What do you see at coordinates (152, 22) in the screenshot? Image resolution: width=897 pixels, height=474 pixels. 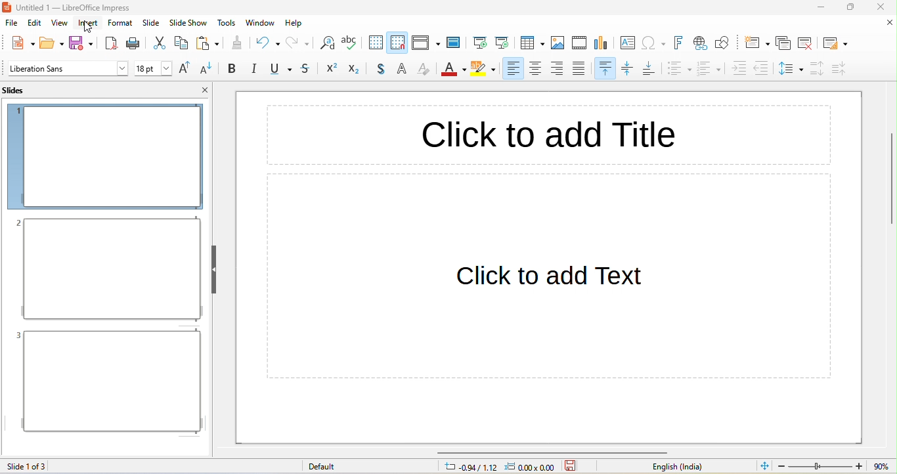 I see `slide` at bounding box center [152, 22].